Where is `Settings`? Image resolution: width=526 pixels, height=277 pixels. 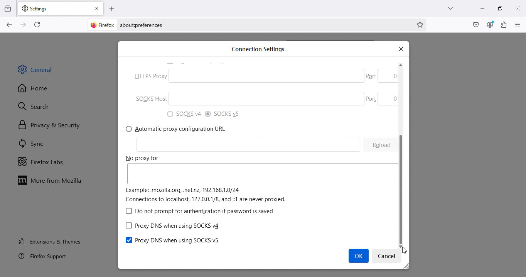
Settings is located at coordinates (55, 8).